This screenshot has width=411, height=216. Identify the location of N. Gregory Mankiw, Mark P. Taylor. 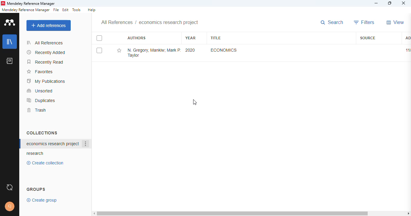
(154, 53).